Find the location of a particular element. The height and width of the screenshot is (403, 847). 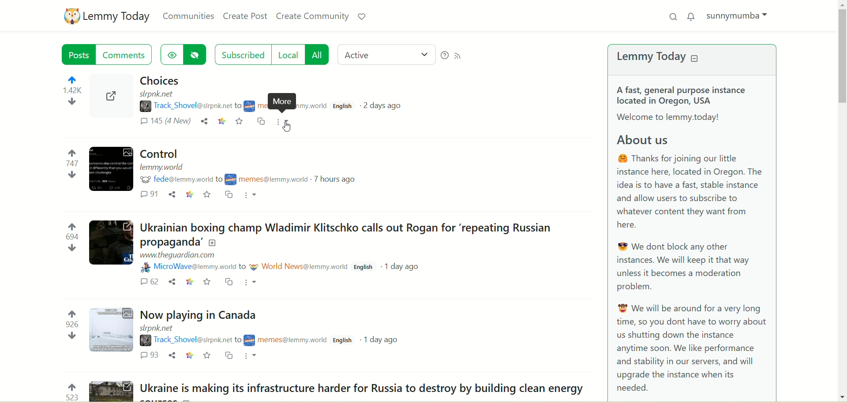

votes up and down is located at coordinates (62, 165).